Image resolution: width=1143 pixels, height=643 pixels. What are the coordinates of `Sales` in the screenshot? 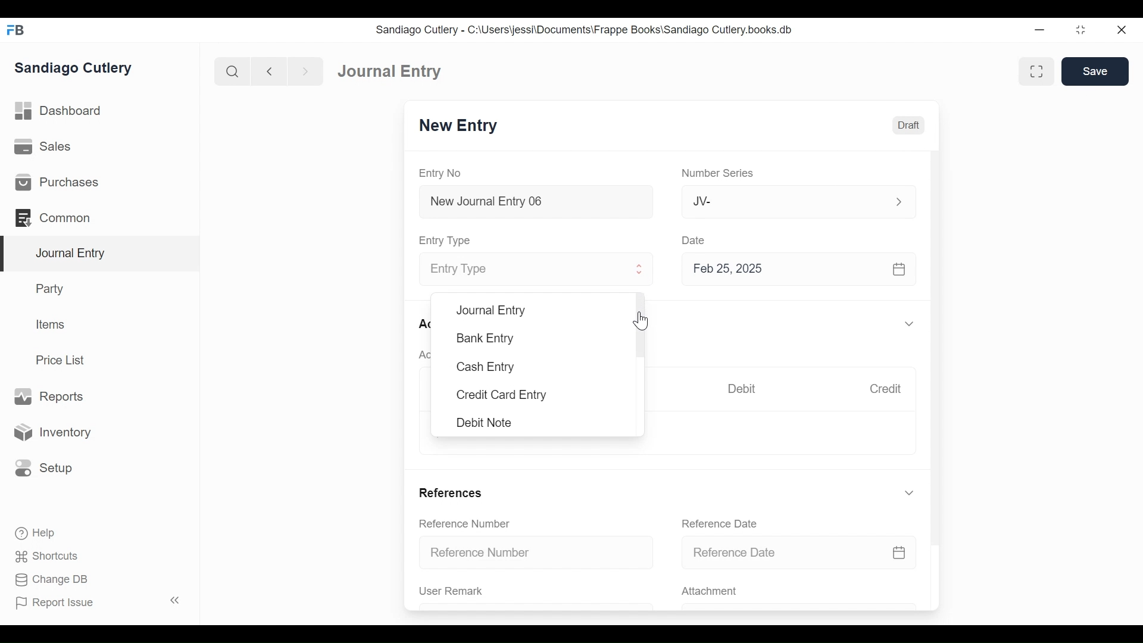 It's located at (47, 147).